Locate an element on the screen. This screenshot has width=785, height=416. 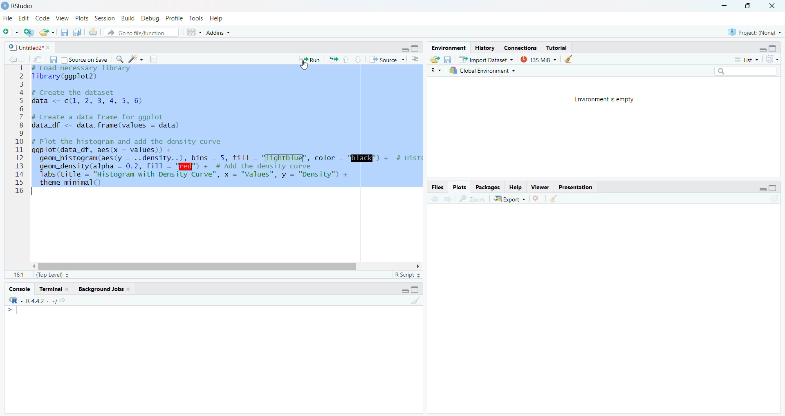
go forward to next source location is located at coordinates (24, 59).